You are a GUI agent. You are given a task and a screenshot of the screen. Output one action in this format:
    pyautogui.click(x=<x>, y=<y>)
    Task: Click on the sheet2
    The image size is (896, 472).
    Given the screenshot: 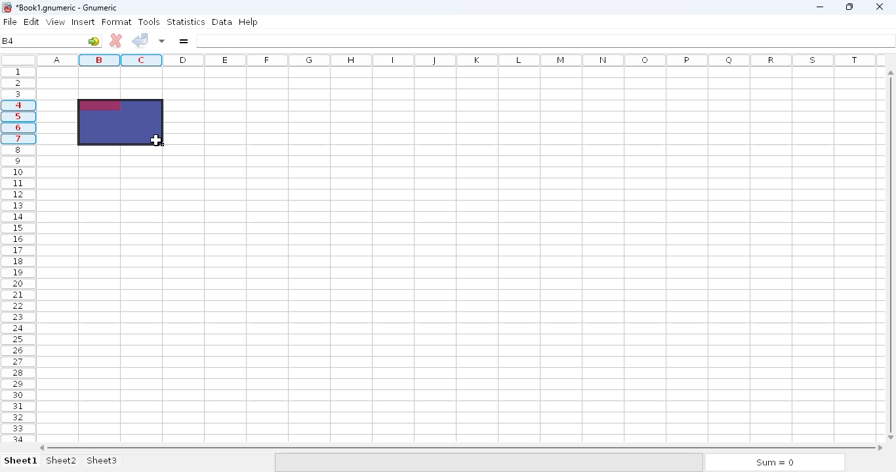 What is the action you would take?
    pyautogui.click(x=61, y=461)
    